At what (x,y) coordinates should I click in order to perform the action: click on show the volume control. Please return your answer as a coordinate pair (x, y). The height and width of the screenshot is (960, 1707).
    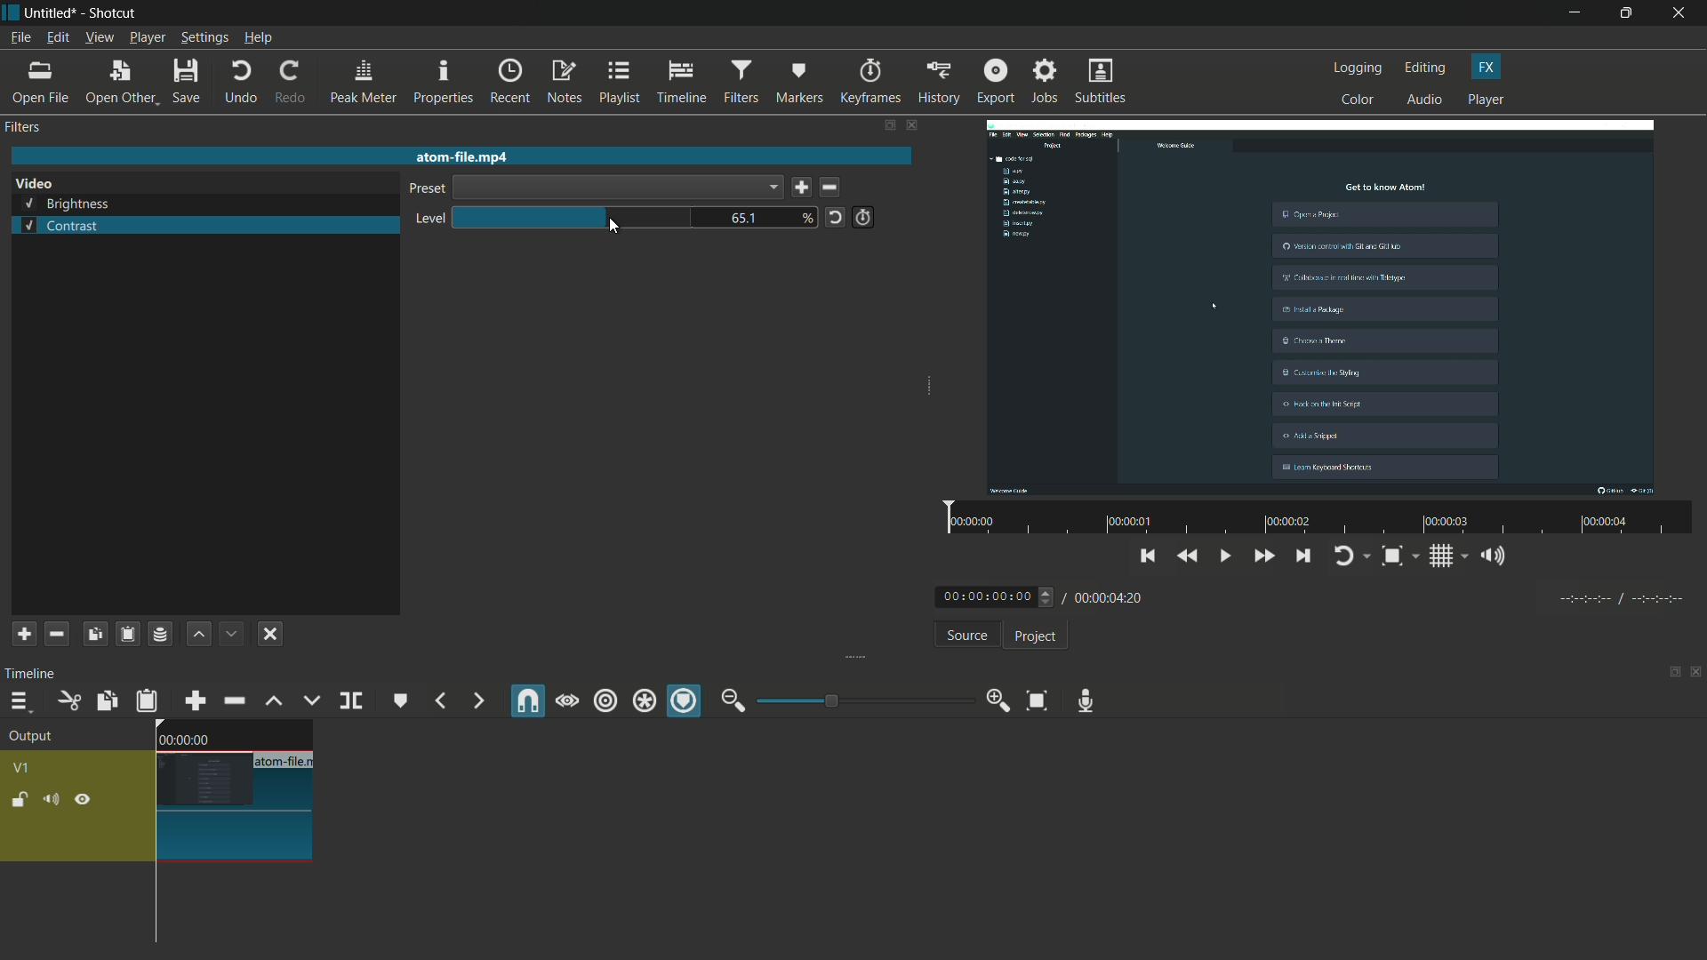
    Looking at the image, I should click on (1498, 557).